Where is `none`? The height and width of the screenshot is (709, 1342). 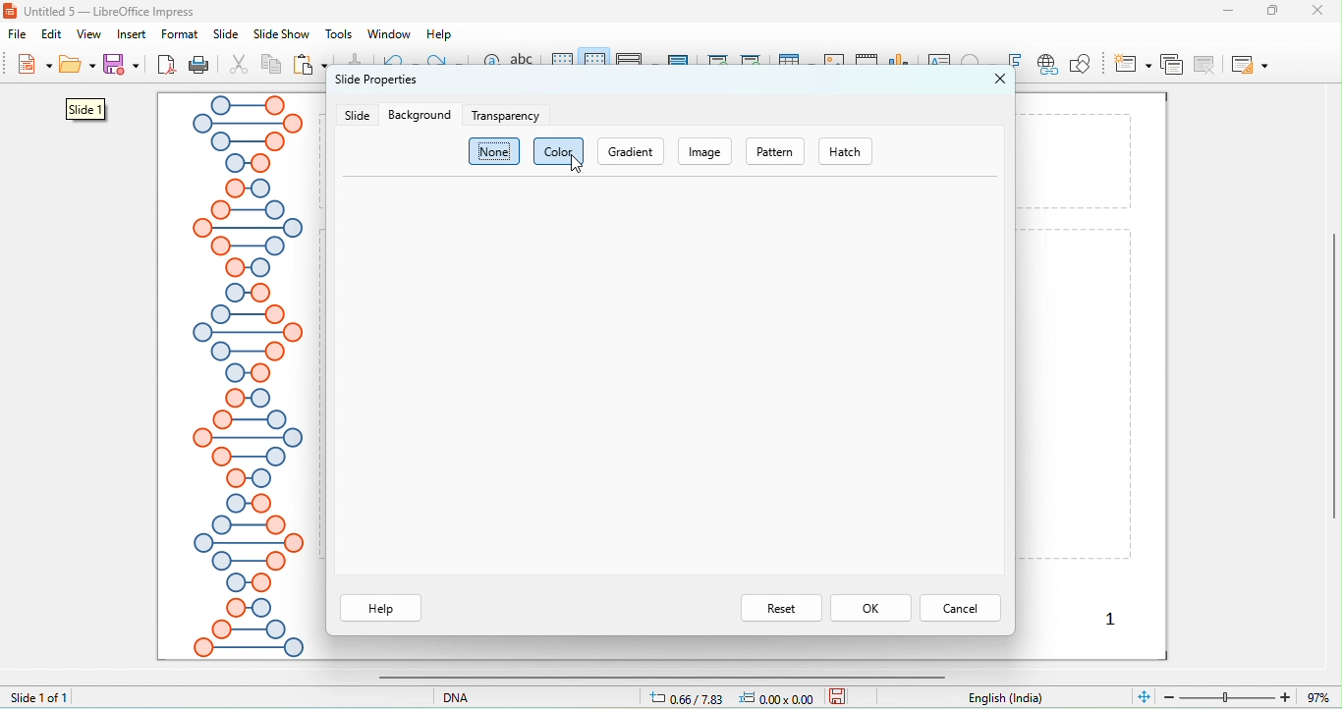
none is located at coordinates (495, 152).